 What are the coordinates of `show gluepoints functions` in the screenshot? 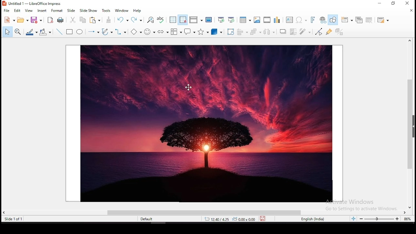 It's located at (328, 32).